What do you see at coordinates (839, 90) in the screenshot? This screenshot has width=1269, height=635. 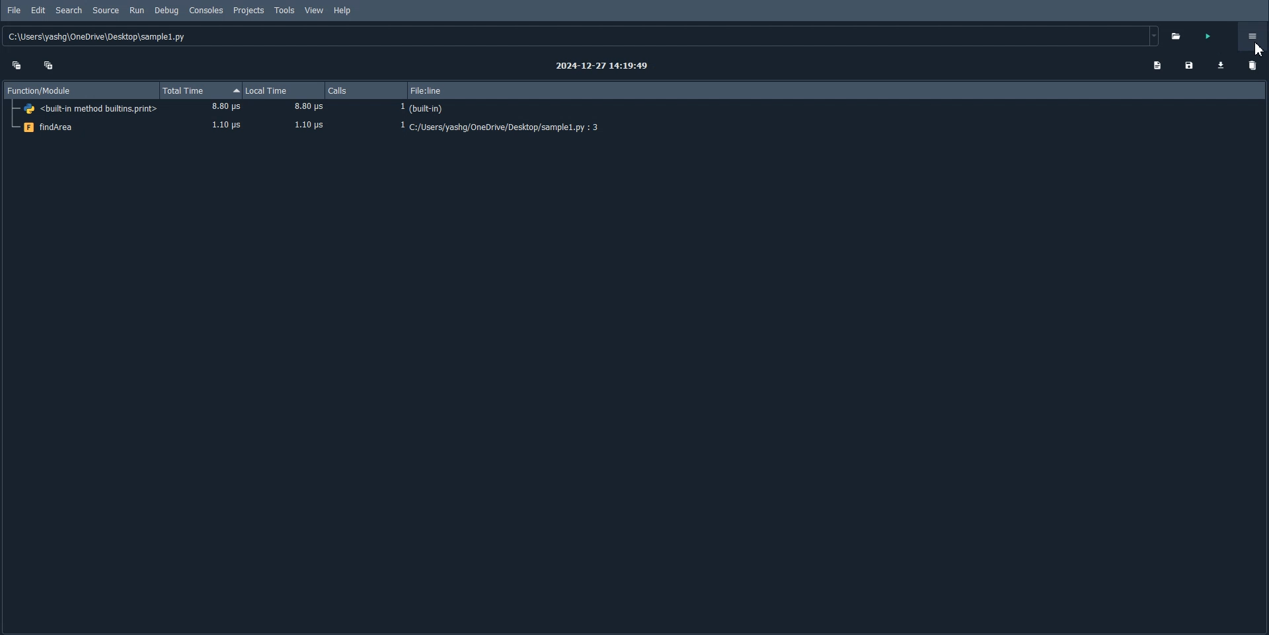 I see `File Line` at bounding box center [839, 90].